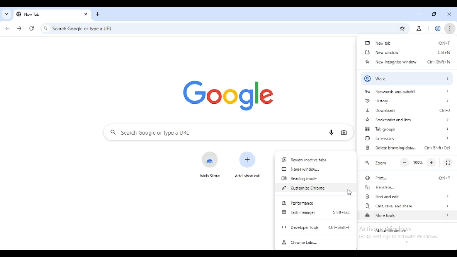  I want to click on shortcut for delete browsing data, so click(437, 148).